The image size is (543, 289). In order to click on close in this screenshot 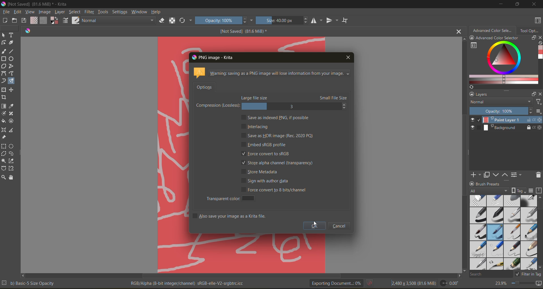, I will do `click(540, 94)`.